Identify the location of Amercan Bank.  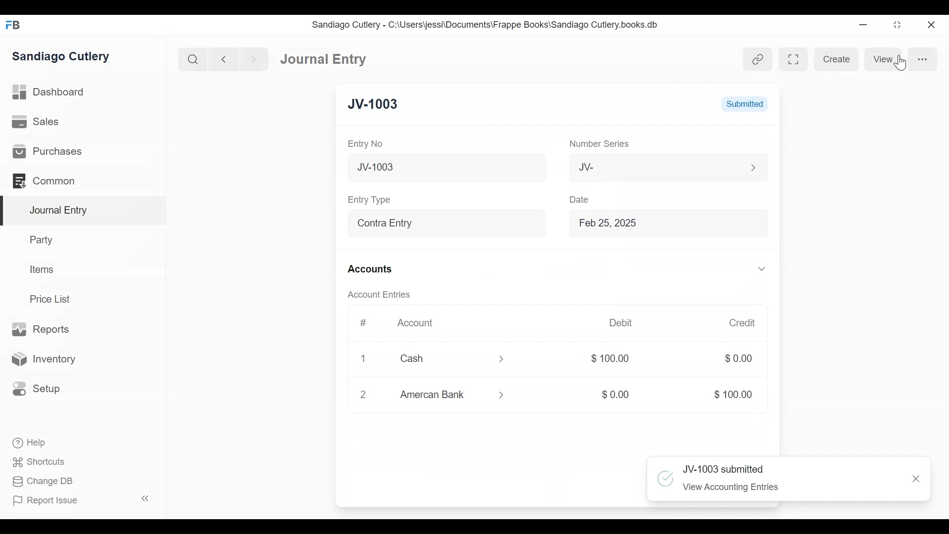
(435, 397).